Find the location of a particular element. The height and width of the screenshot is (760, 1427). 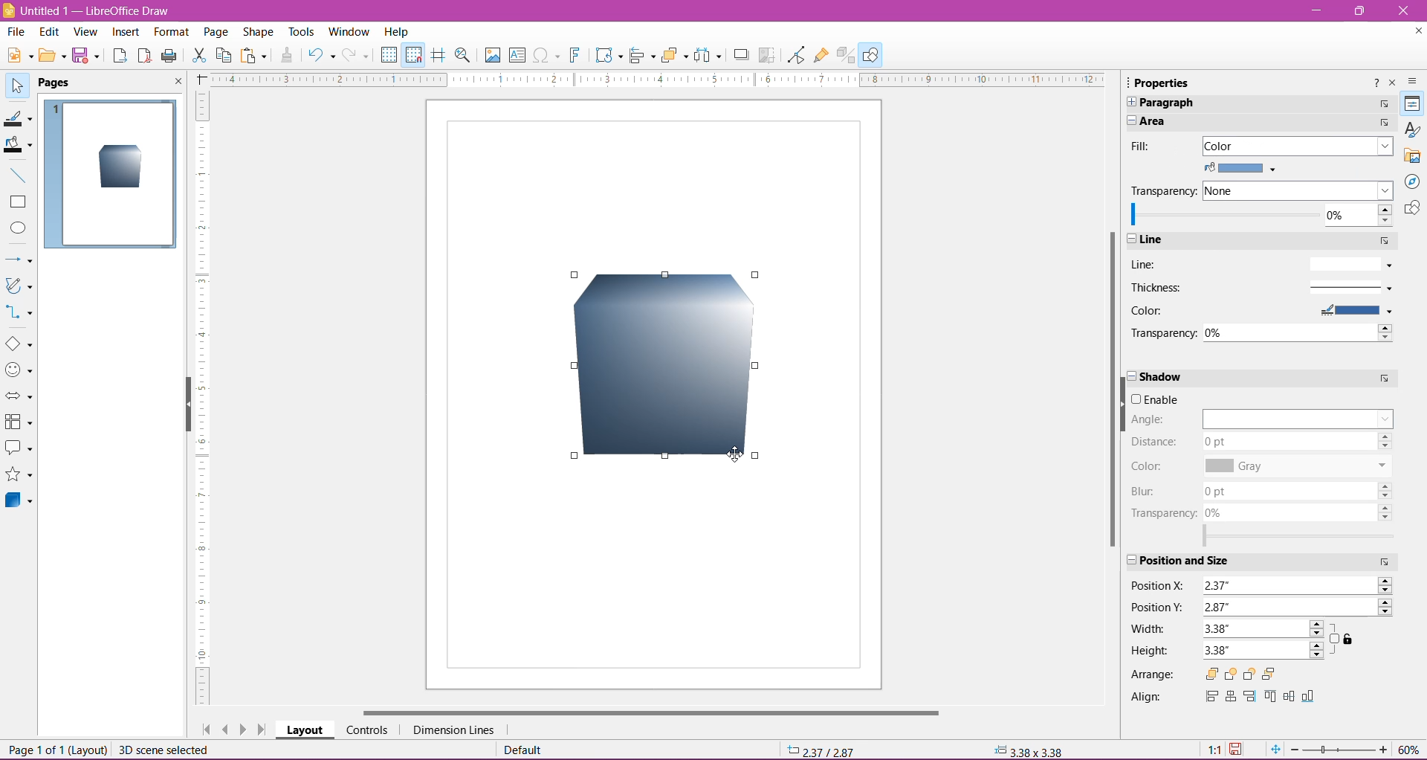

Select Item is located at coordinates (17, 84).